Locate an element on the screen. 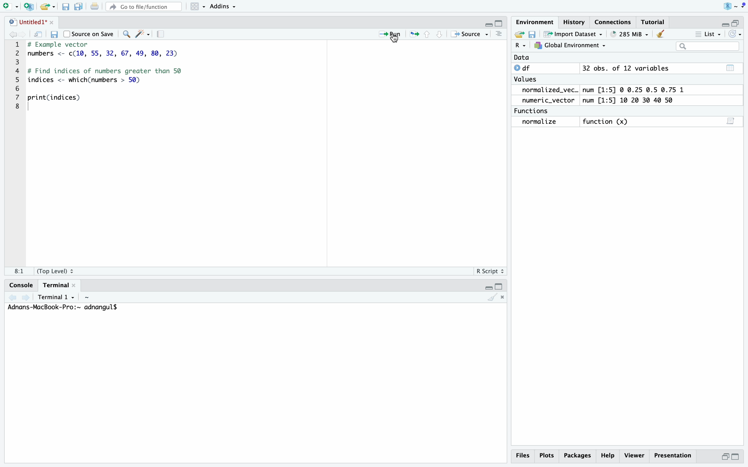 Image resolution: width=748 pixels, height=467 pixels. REFRESH is located at coordinates (736, 34).